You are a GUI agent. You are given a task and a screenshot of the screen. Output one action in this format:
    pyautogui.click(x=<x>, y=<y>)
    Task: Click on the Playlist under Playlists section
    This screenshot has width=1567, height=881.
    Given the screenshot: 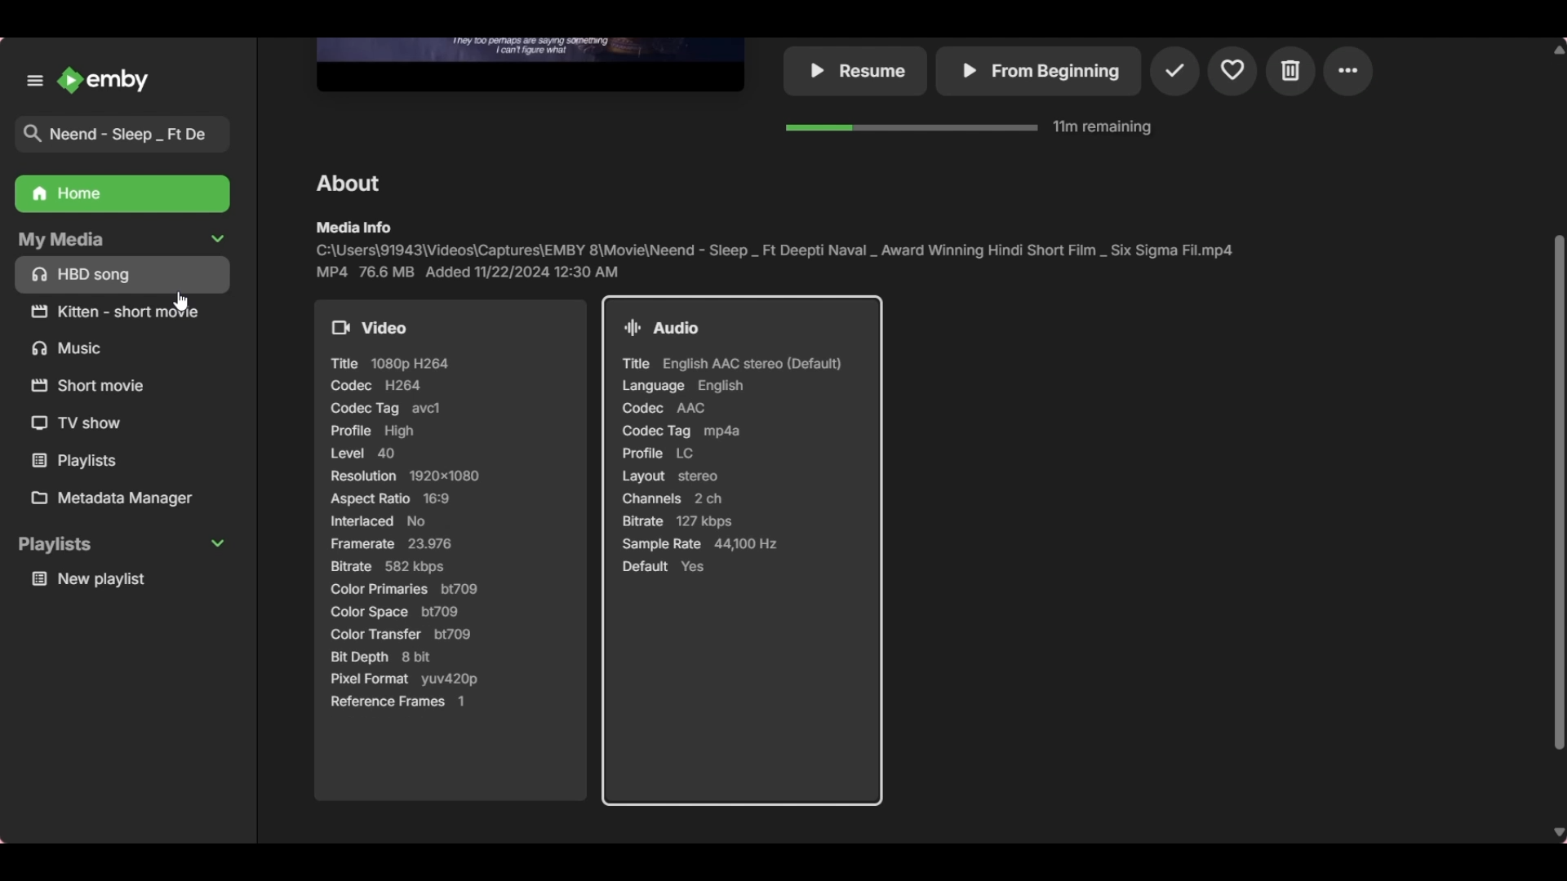 What is the action you would take?
    pyautogui.click(x=124, y=578)
    